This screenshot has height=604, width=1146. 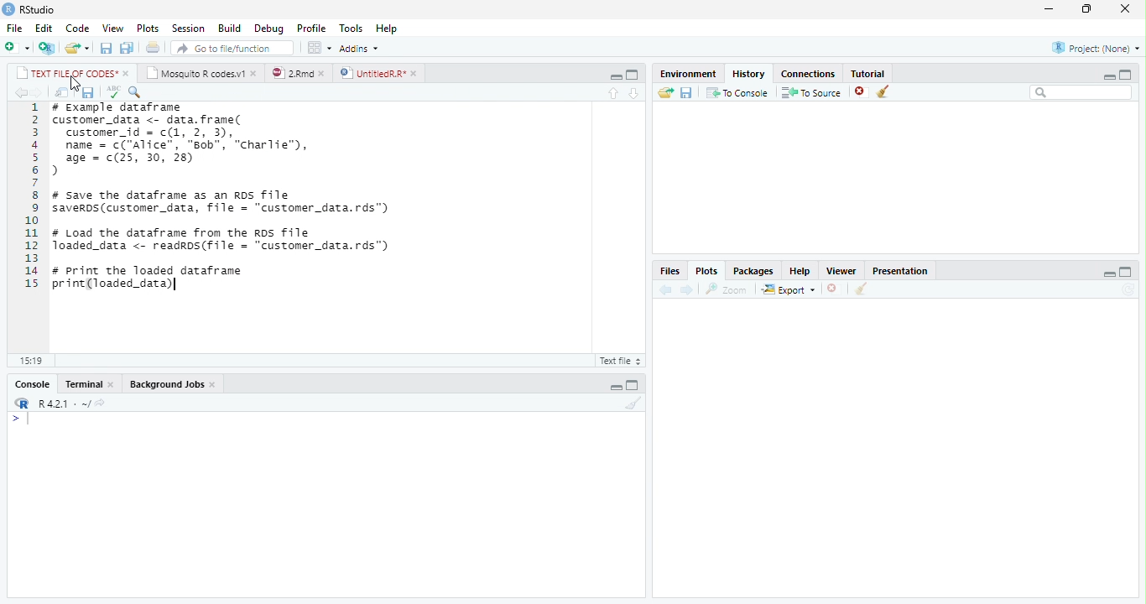 I want to click on refresh, so click(x=1128, y=289).